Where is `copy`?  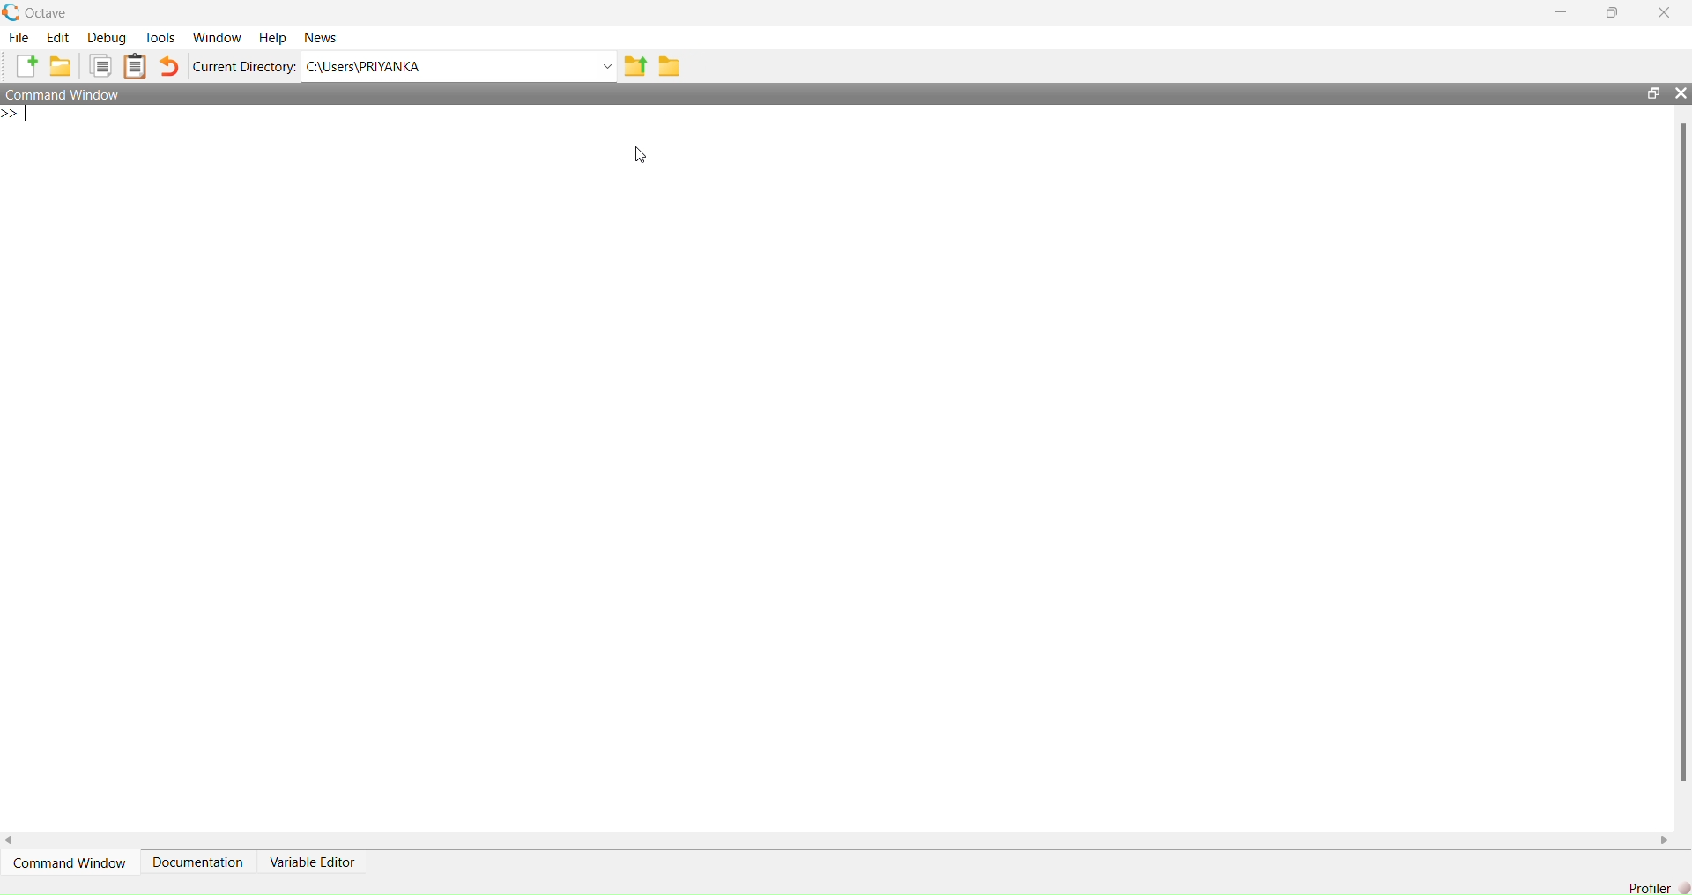
copy is located at coordinates (100, 66).